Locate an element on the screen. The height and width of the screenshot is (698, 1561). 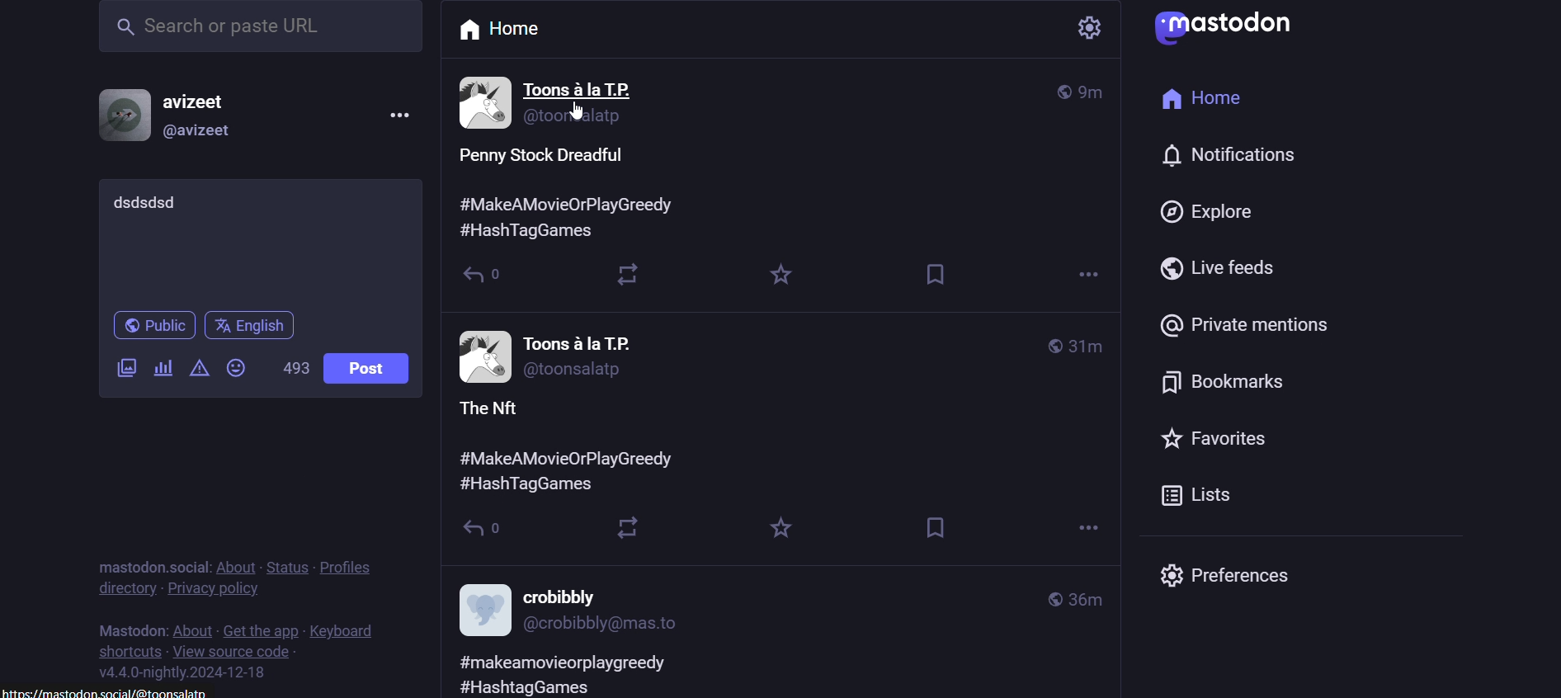
 is located at coordinates (560, 663).